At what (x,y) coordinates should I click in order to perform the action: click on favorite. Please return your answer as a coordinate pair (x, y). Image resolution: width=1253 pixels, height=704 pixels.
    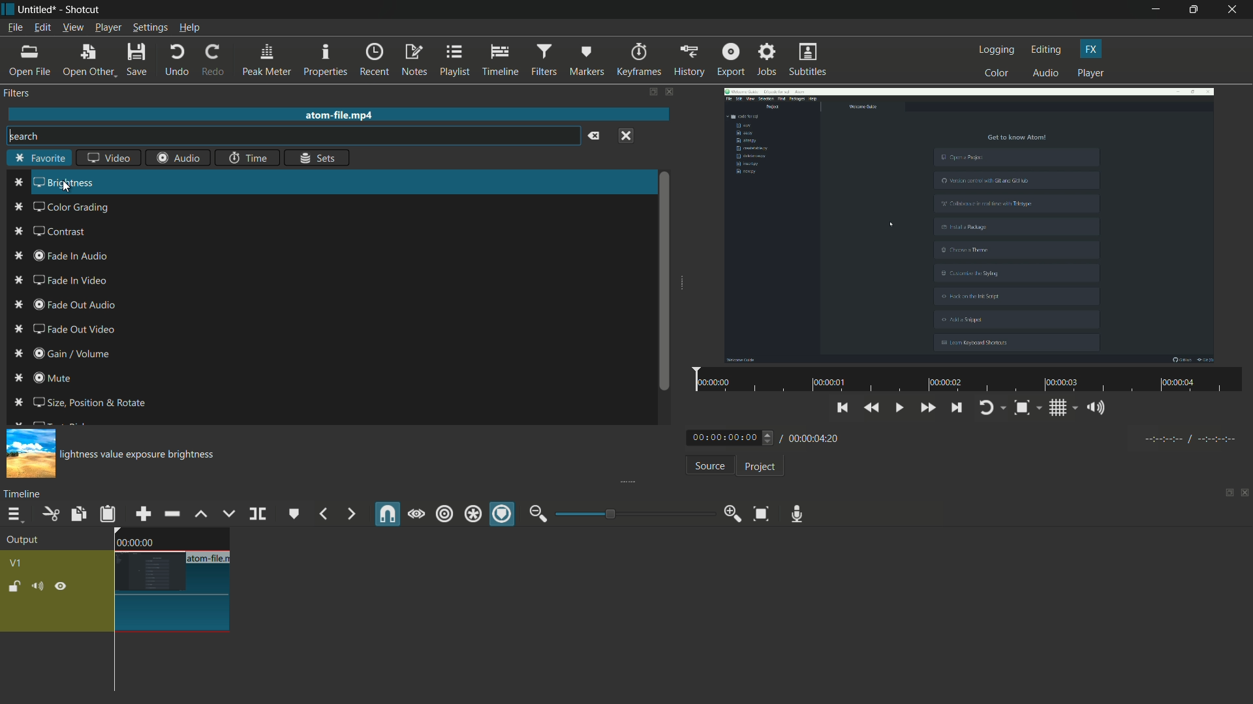
    Looking at the image, I should click on (40, 159).